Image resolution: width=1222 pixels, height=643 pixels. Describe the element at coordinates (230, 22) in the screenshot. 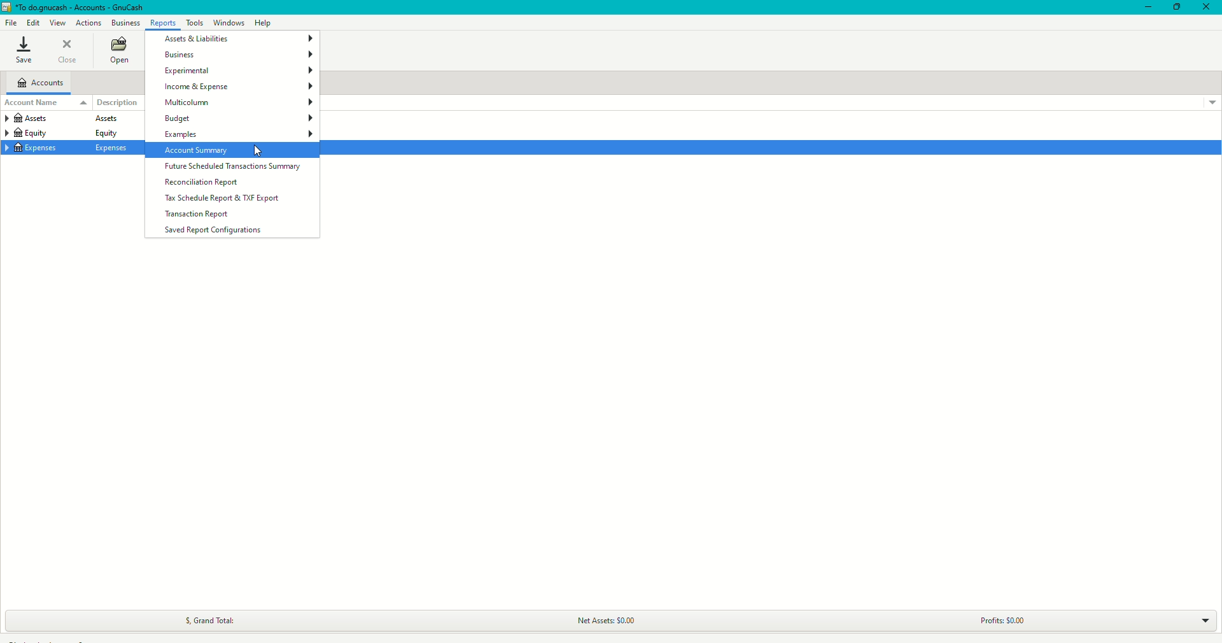

I see `Windows` at that location.